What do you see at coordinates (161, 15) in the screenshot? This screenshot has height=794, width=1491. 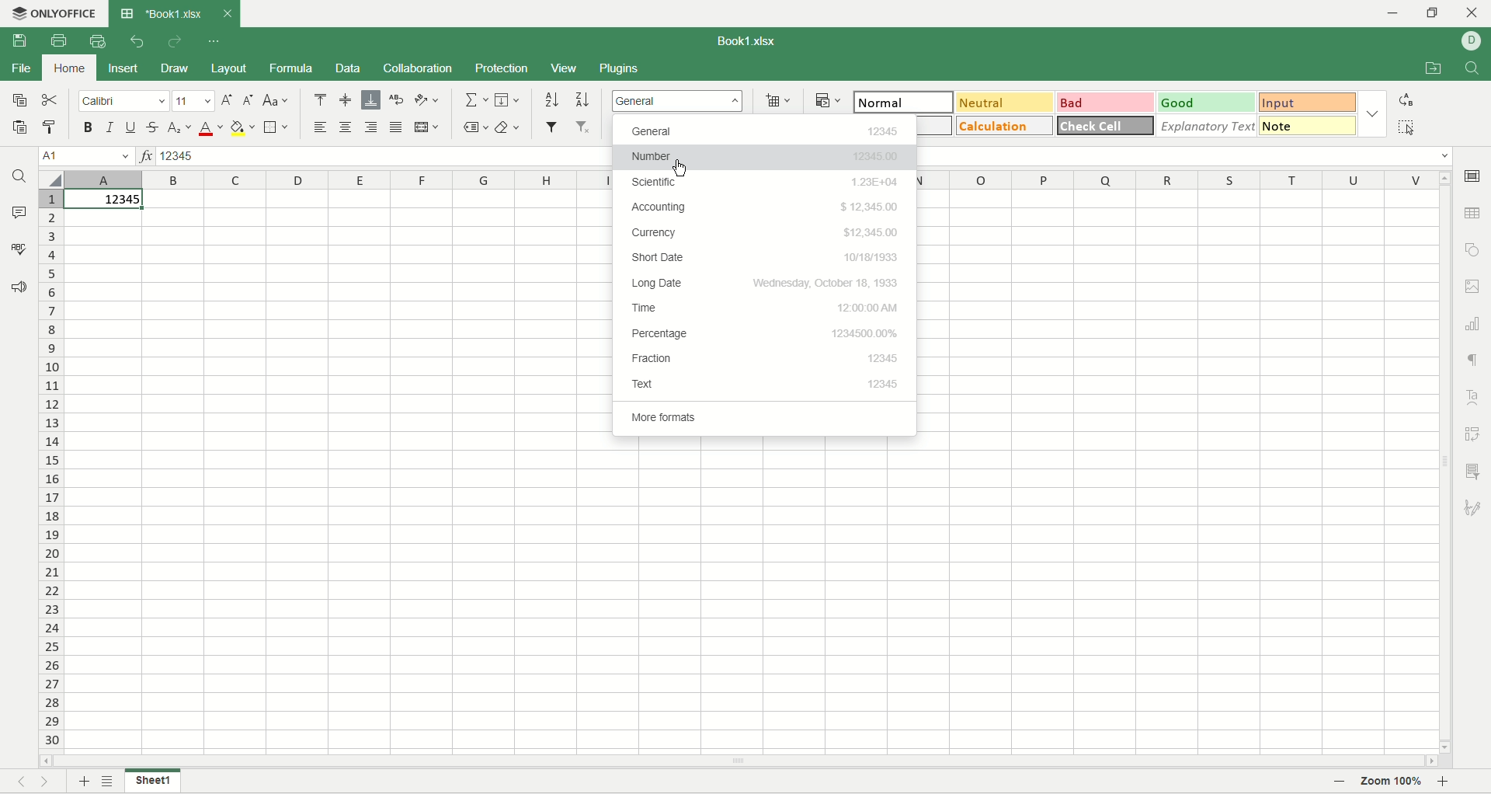 I see `document tab` at bounding box center [161, 15].